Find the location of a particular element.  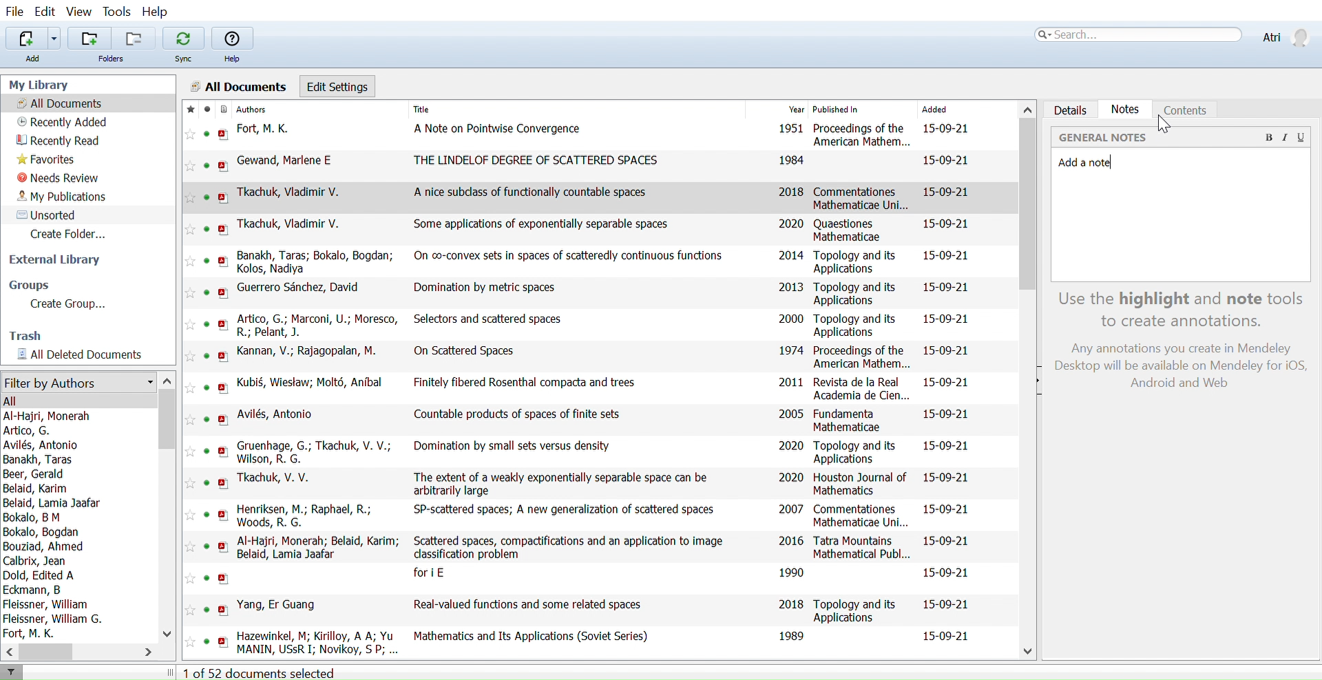

Henriksen, M.; Raphael, R.; Woods, R. G. is located at coordinates (317, 516).